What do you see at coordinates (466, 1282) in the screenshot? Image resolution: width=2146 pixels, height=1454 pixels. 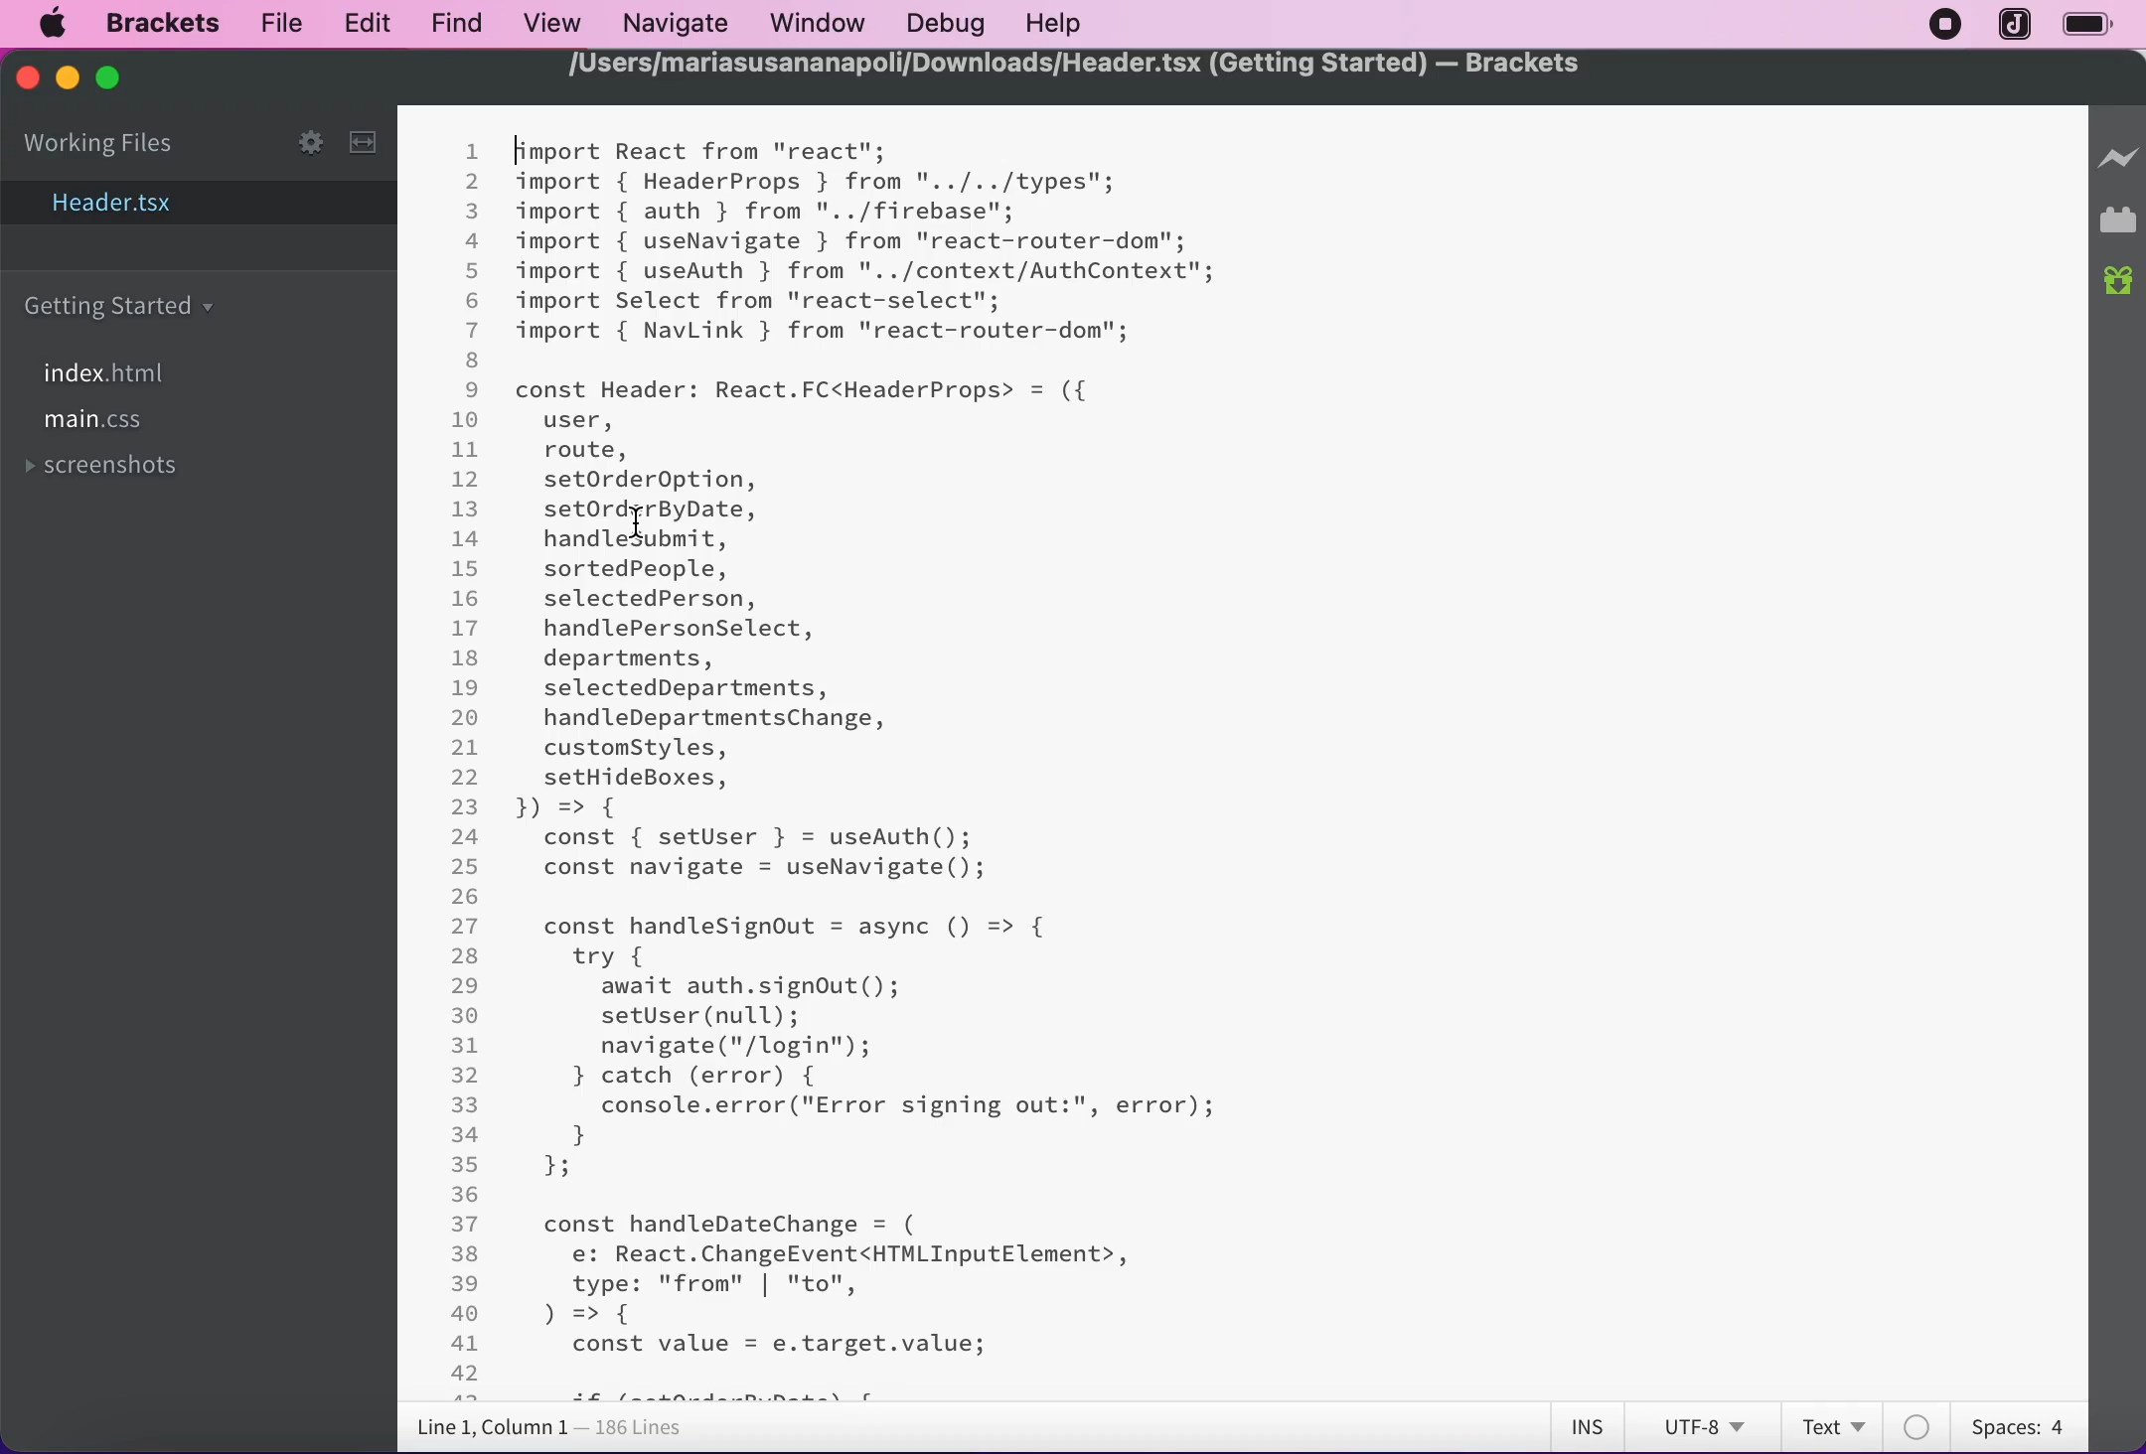 I see `39` at bounding box center [466, 1282].